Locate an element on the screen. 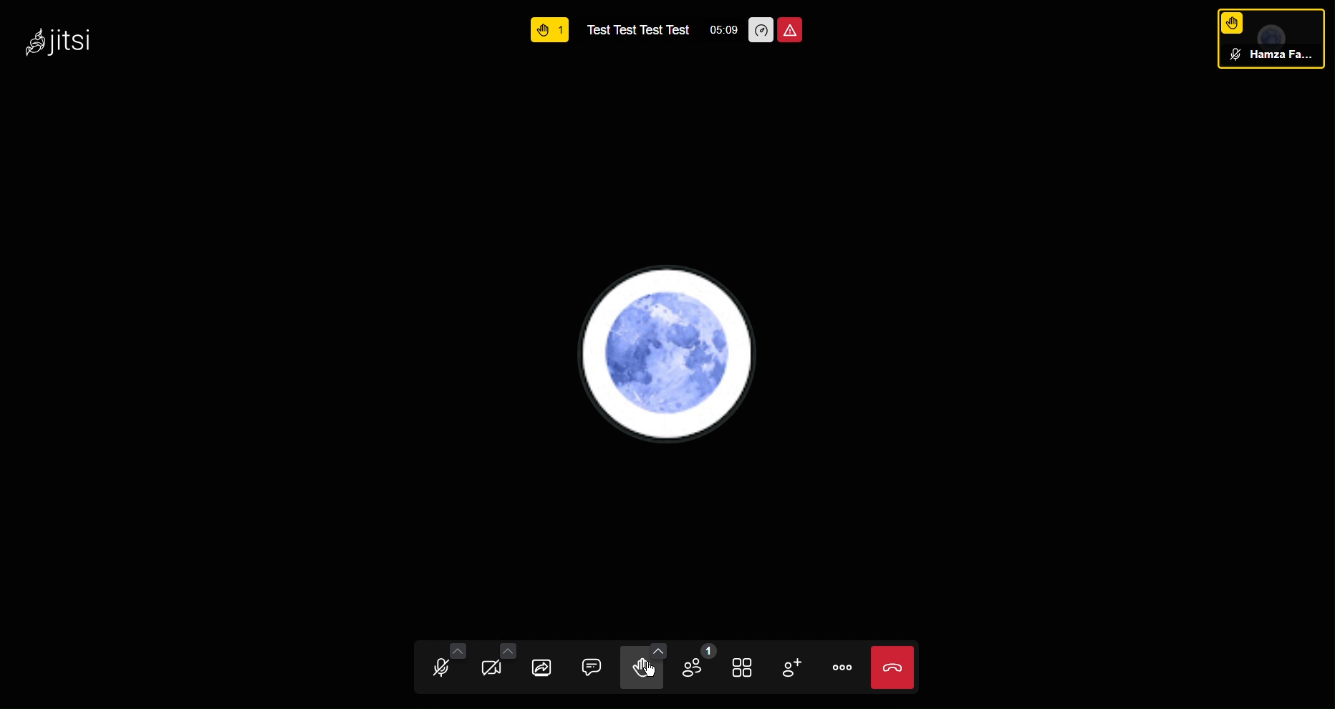 This screenshot has width=1335, height=709. Test Test Test Test is located at coordinates (638, 28).